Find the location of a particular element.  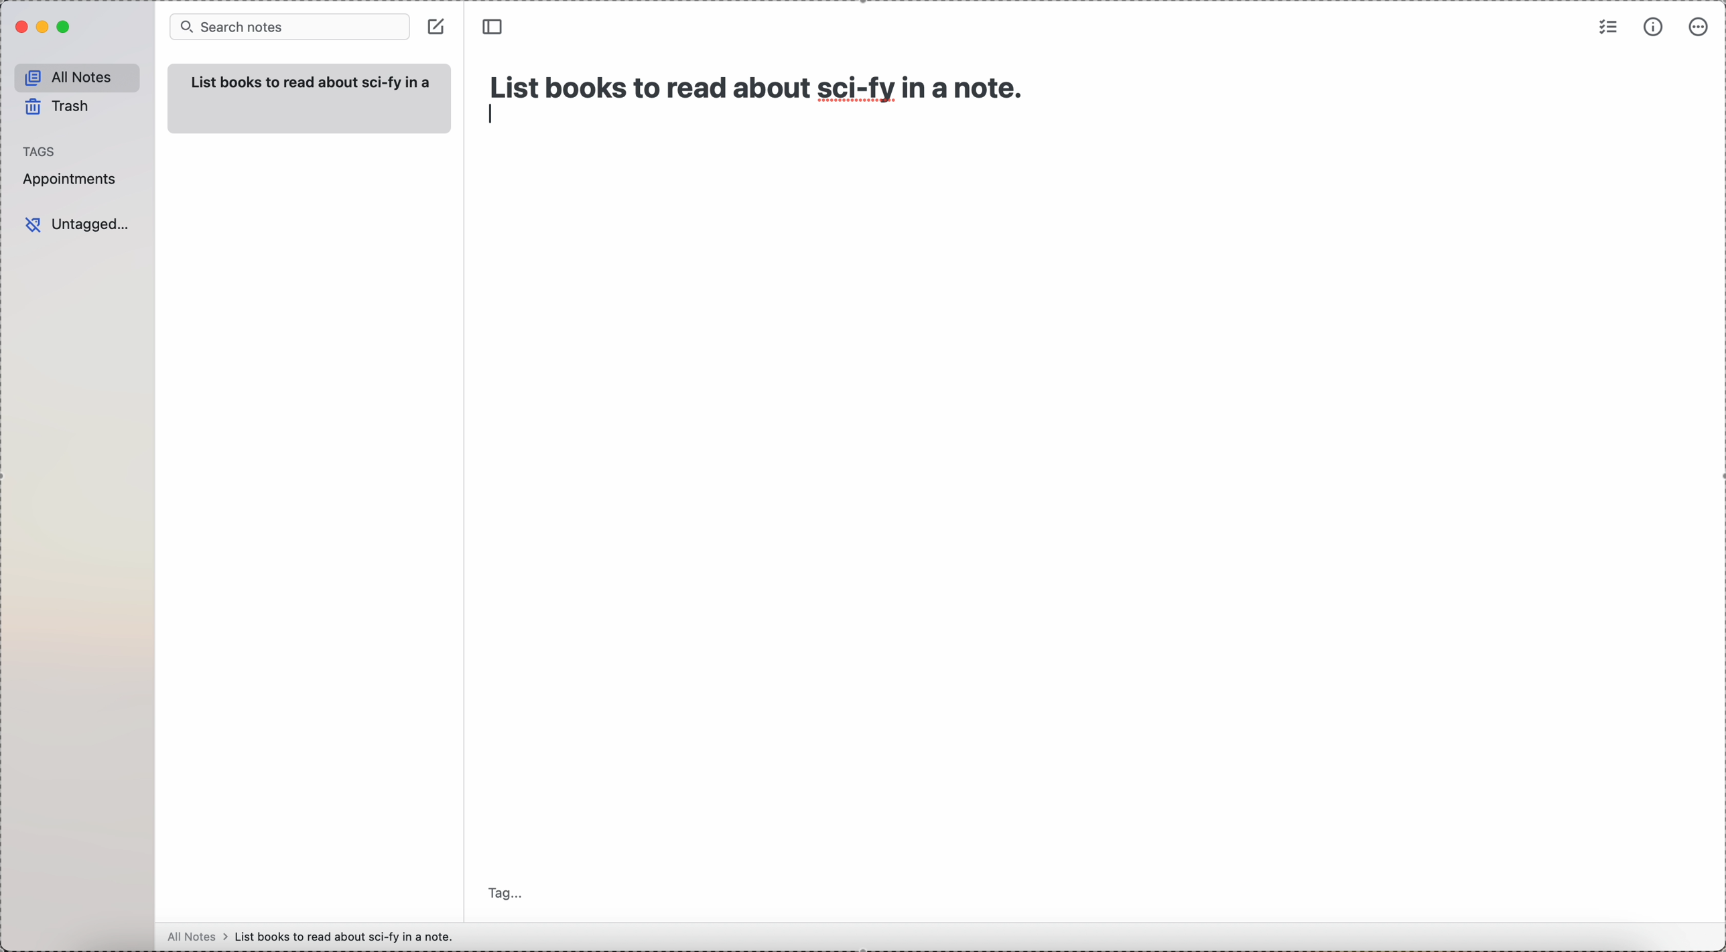

create note is located at coordinates (438, 24).